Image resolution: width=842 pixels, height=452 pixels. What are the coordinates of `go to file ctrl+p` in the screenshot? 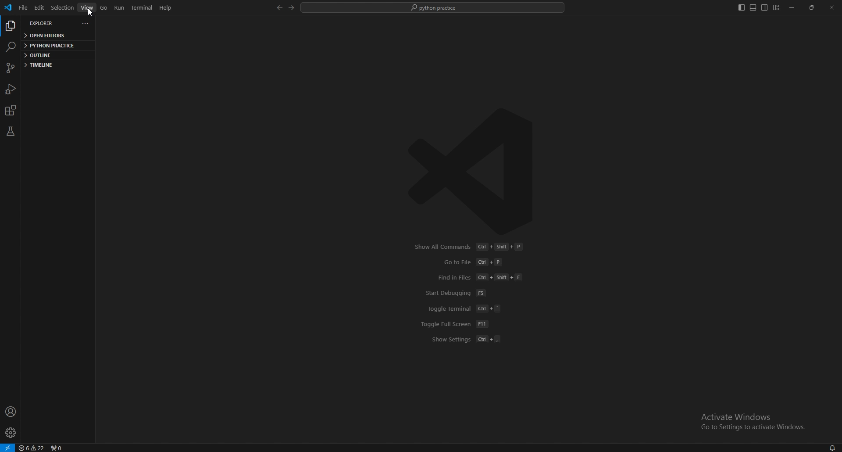 It's located at (475, 262).